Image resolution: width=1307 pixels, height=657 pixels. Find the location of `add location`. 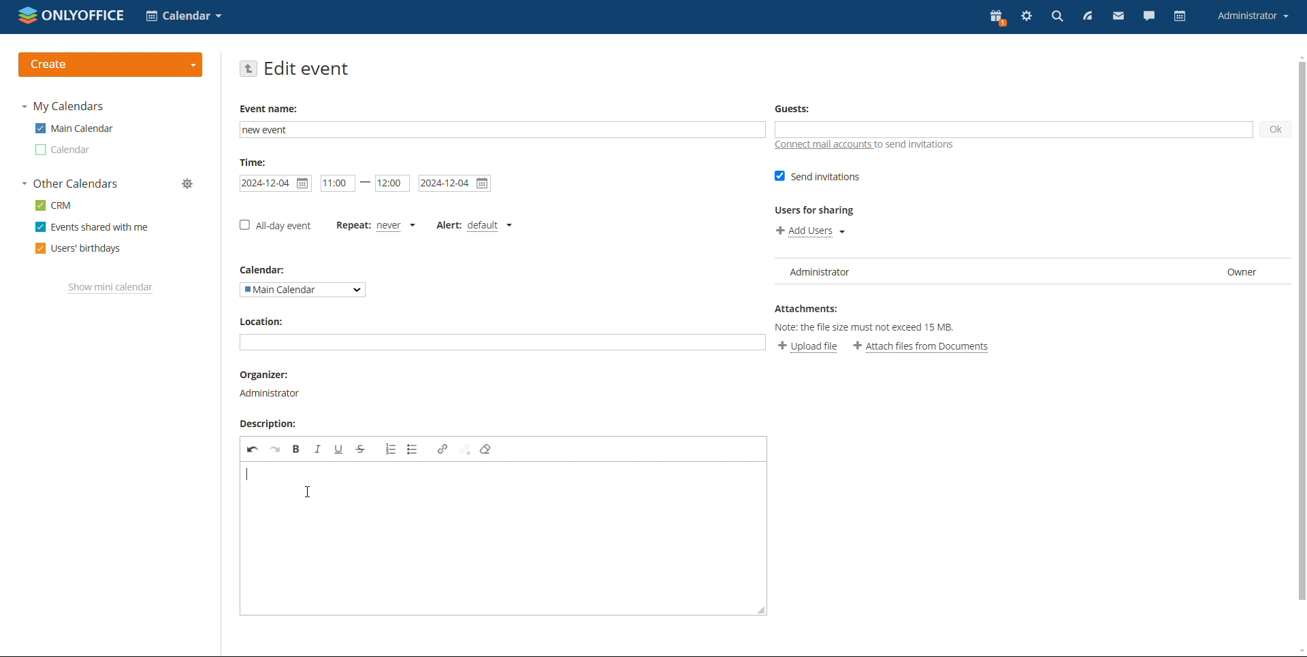

add location is located at coordinates (502, 342).